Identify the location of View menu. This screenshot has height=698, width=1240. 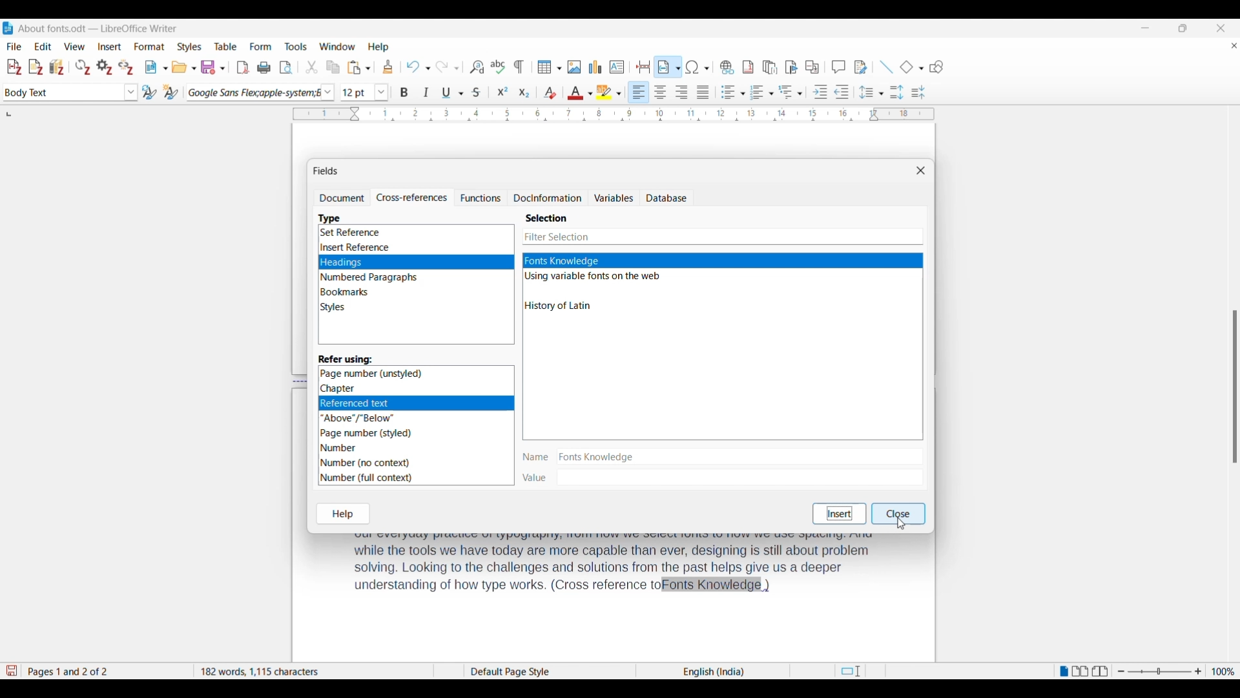
(74, 47).